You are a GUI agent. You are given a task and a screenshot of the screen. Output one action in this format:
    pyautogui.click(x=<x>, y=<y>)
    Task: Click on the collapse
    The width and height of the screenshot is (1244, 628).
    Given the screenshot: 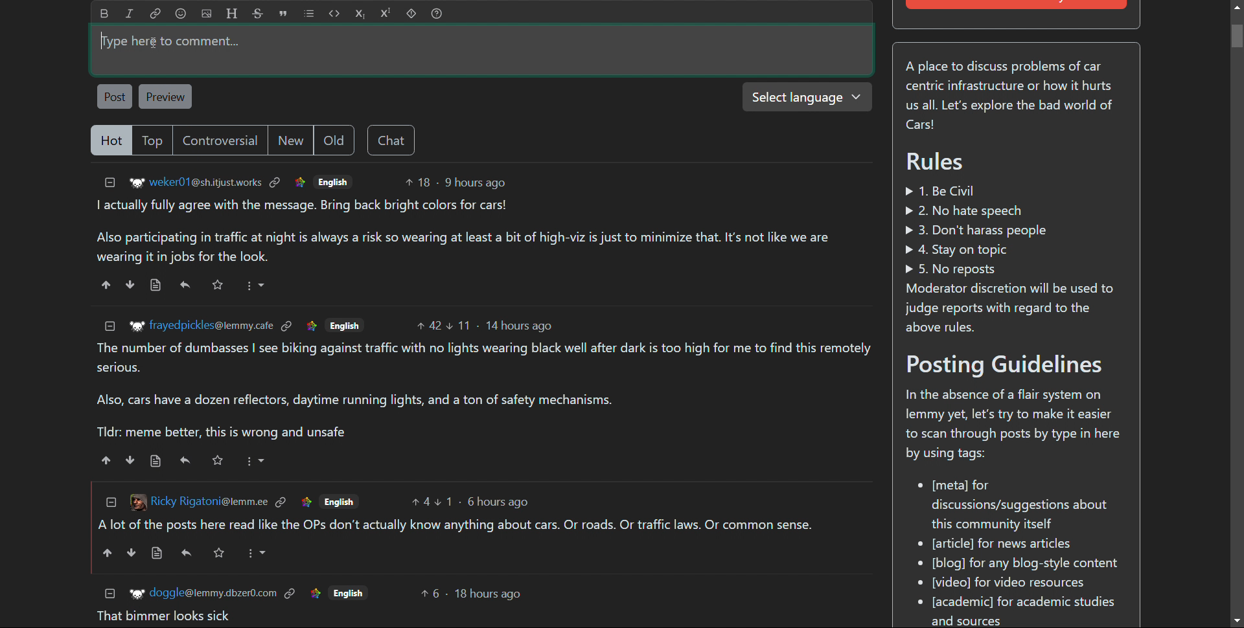 What is the action you would take?
    pyautogui.click(x=109, y=502)
    